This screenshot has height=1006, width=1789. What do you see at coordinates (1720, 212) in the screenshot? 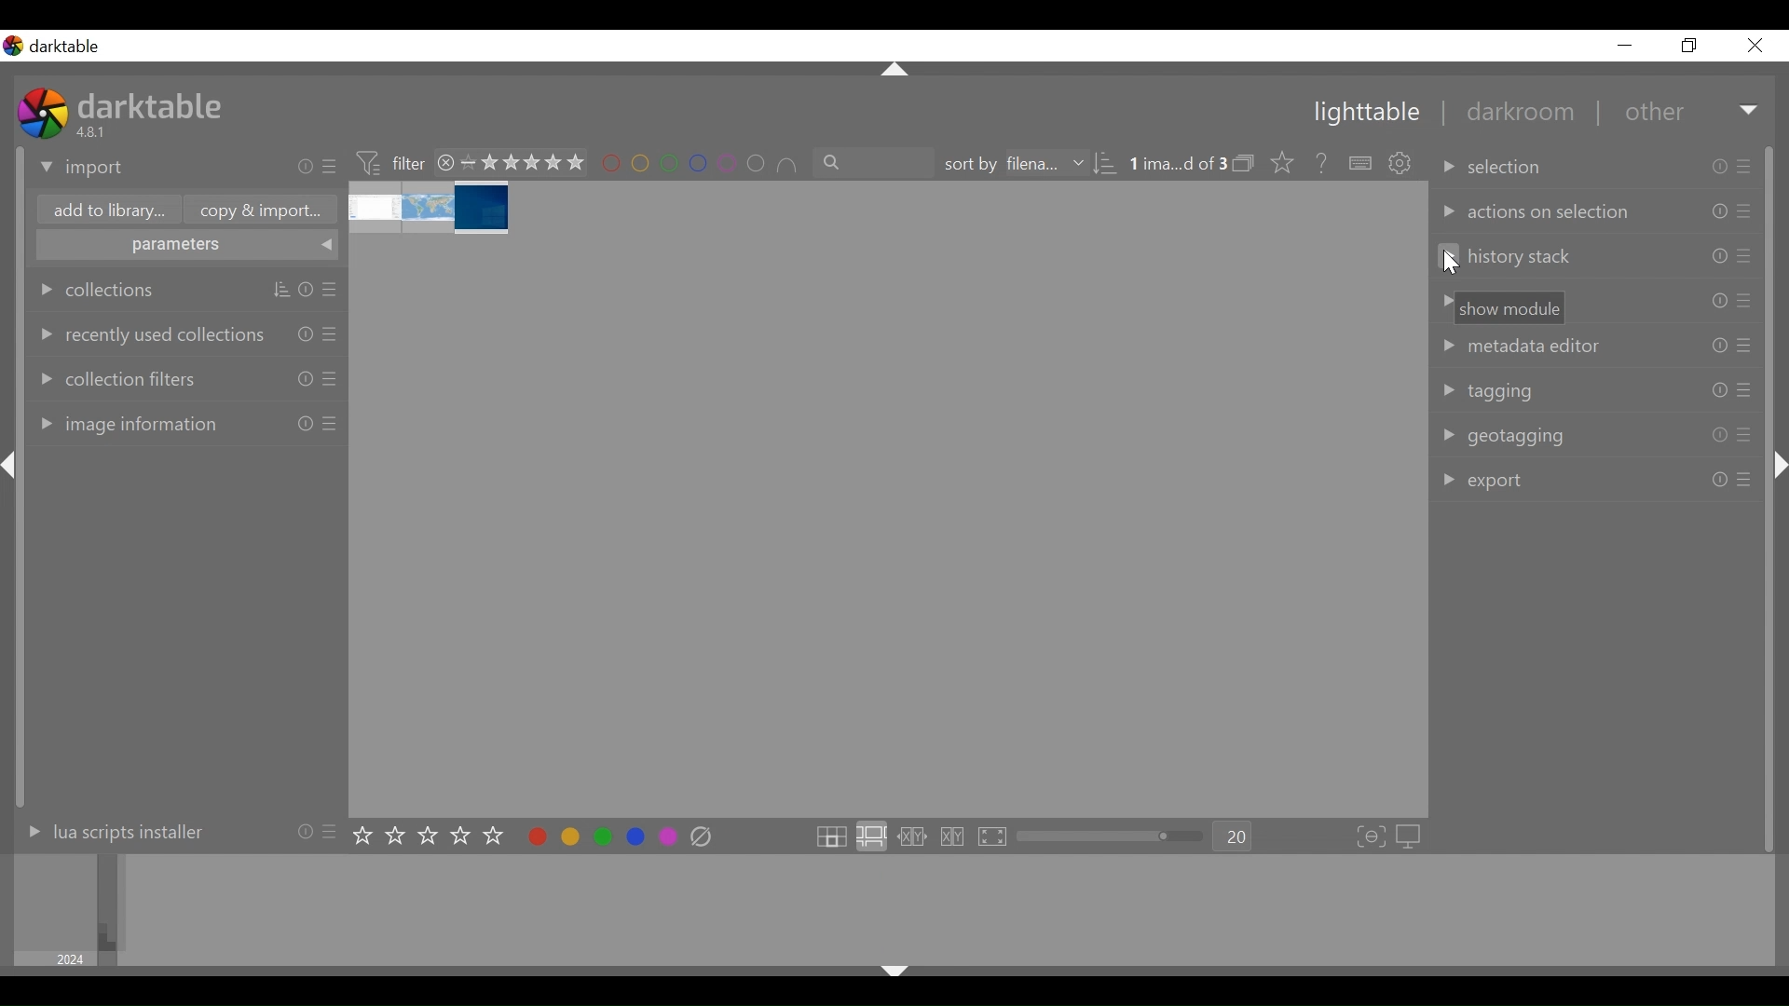
I see `info` at bounding box center [1720, 212].